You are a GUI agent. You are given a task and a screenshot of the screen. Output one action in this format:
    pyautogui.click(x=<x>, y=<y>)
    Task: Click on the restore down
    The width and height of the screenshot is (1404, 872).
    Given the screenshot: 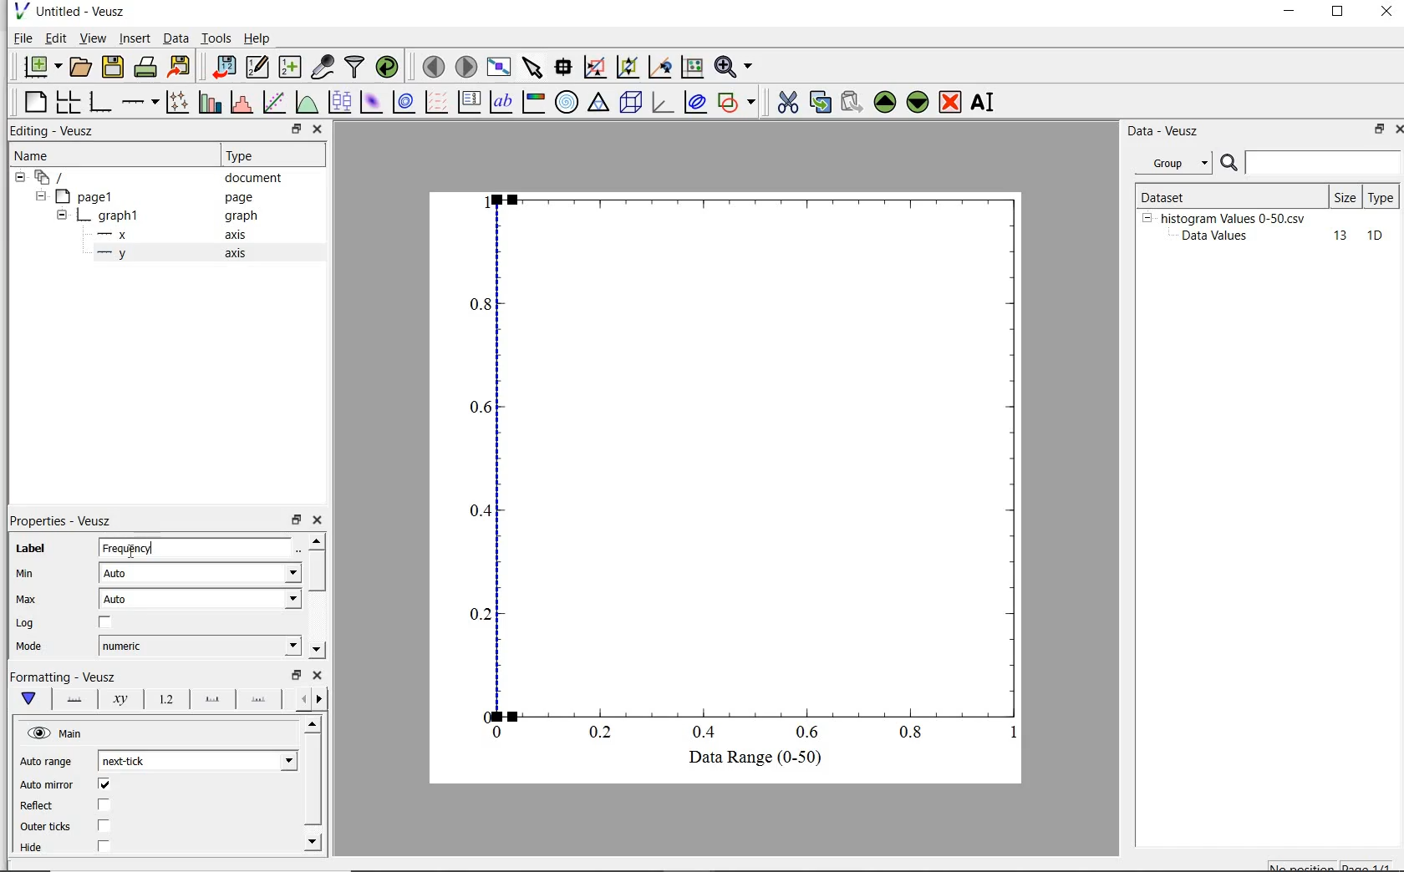 What is the action you would take?
    pyautogui.click(x=297, y=520)
    